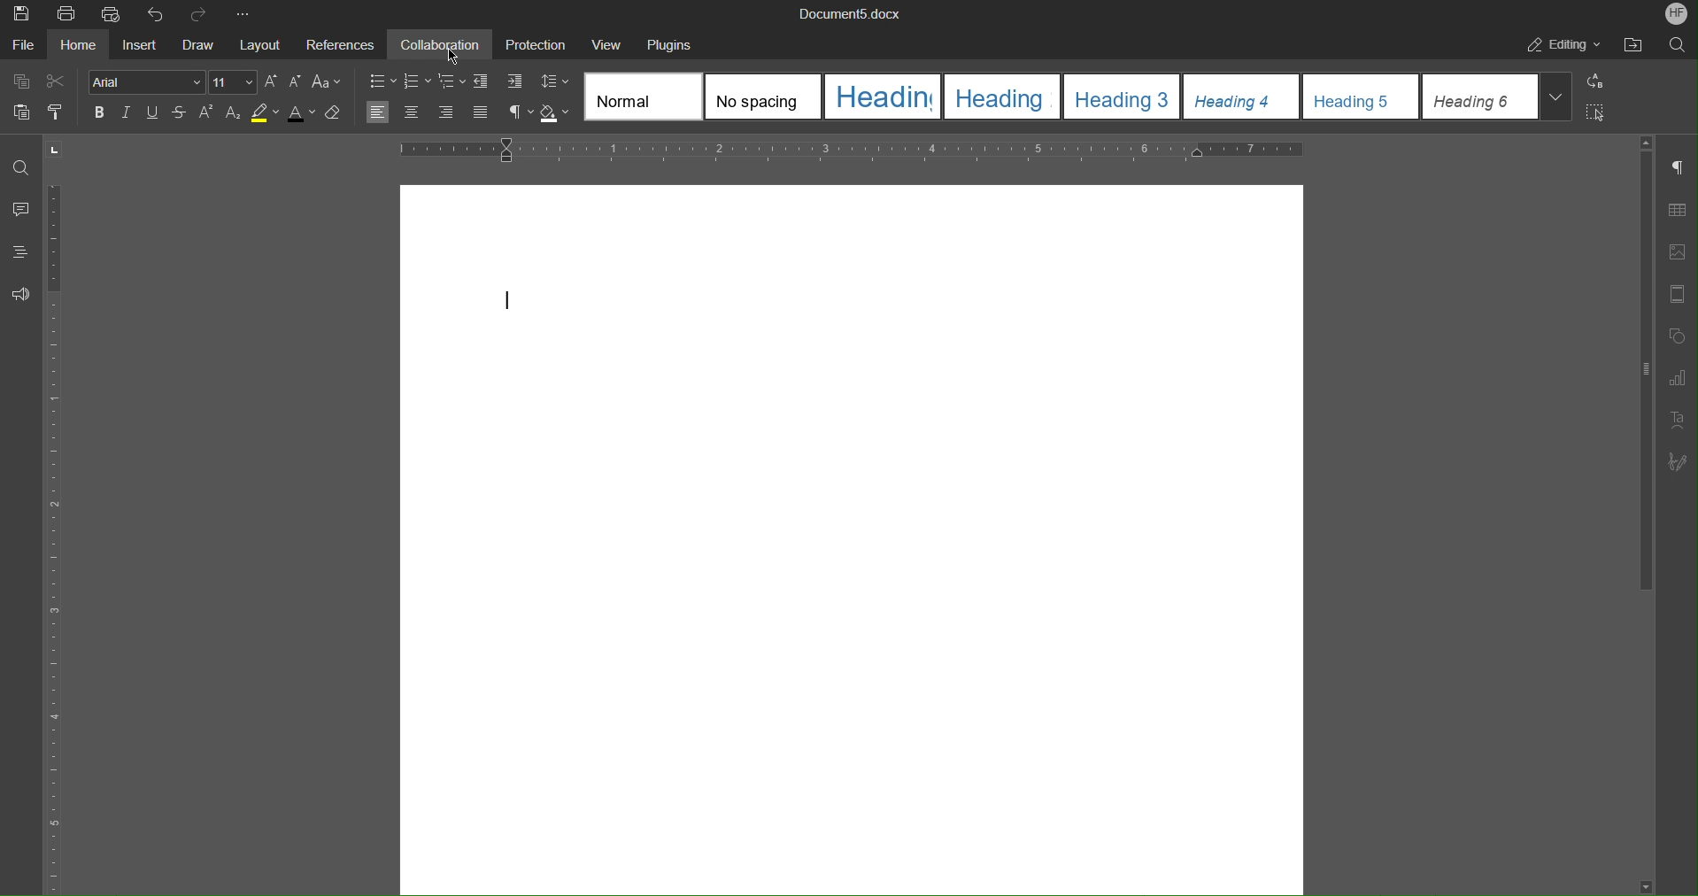 The width and height of the screenshot is (1698, 896). What do you see at coordinates (228, 84) in the screenshot?
I see `Font Size` at bounding box center [228, 84].